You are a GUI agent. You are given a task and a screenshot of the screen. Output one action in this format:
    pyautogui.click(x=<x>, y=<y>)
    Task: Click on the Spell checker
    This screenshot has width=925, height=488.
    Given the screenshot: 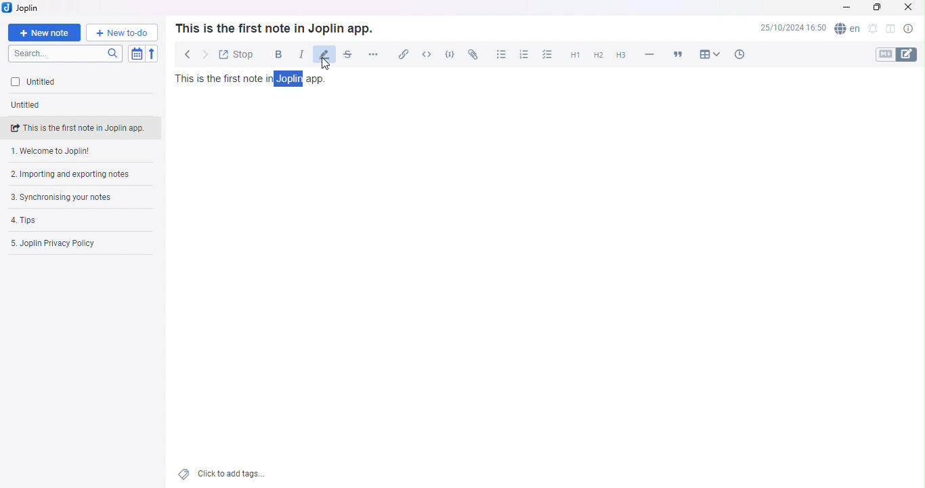 What is the action you would take?
    pyautogui.click(x=846, y=30)
    